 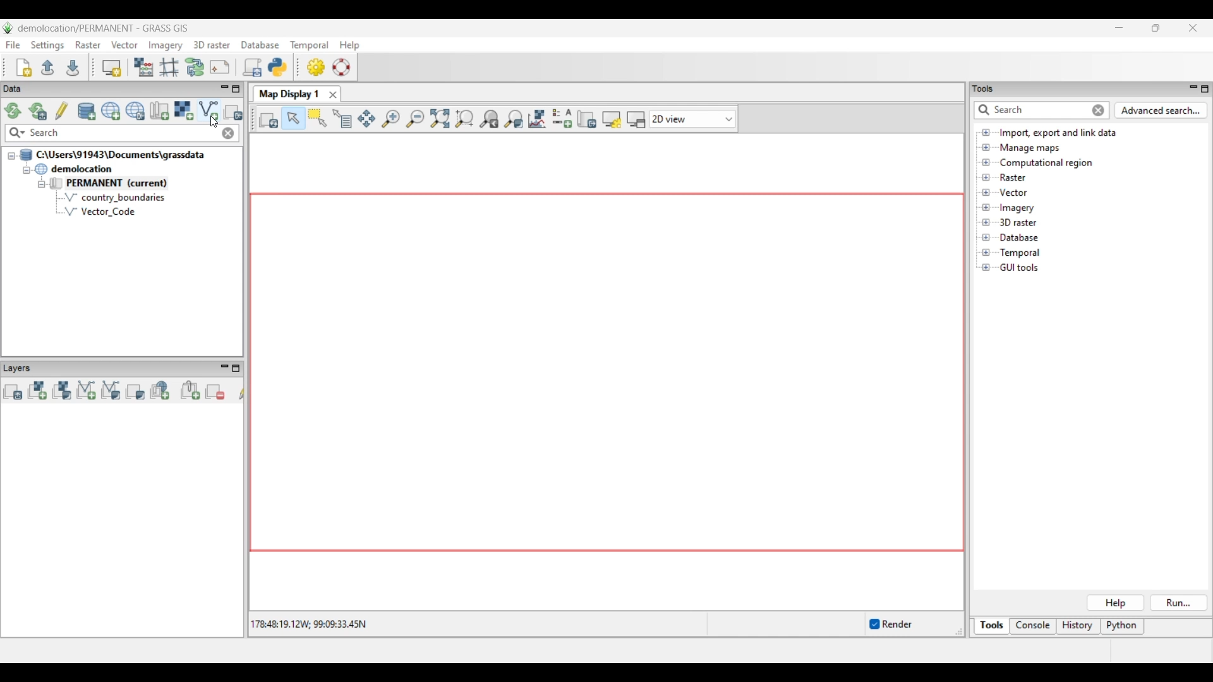 What do you see at coordinates (339, 119) in the screenshot?
I see `Query raster/vector map(s)` at bounding box center [339, 119].